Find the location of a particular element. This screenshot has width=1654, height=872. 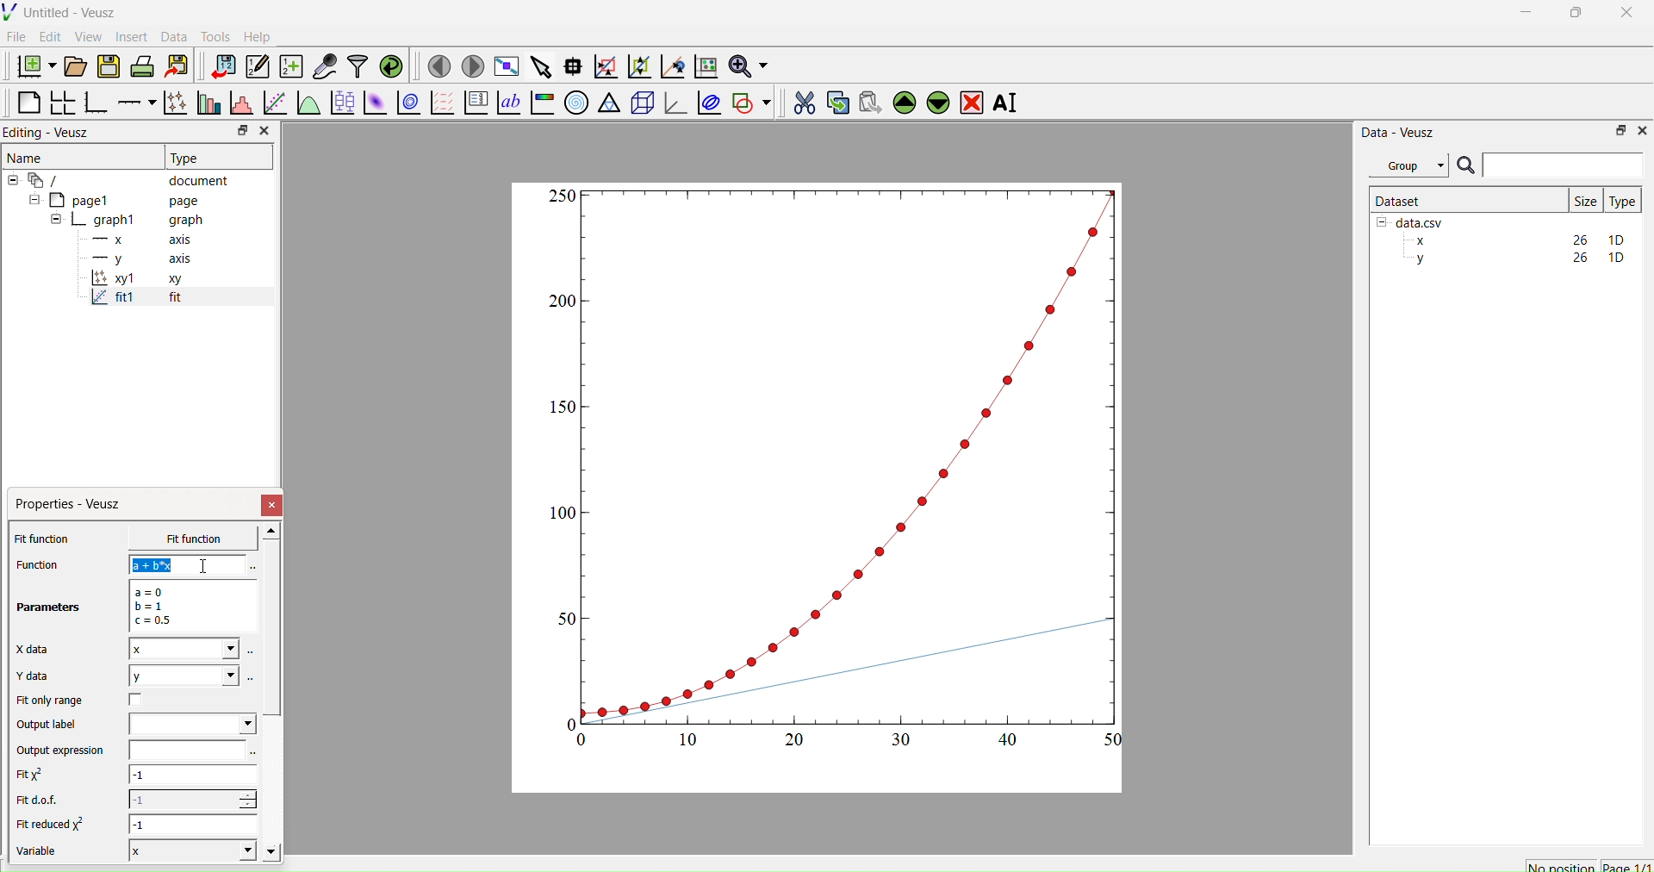

New Document is located at coordinates (32, 64).